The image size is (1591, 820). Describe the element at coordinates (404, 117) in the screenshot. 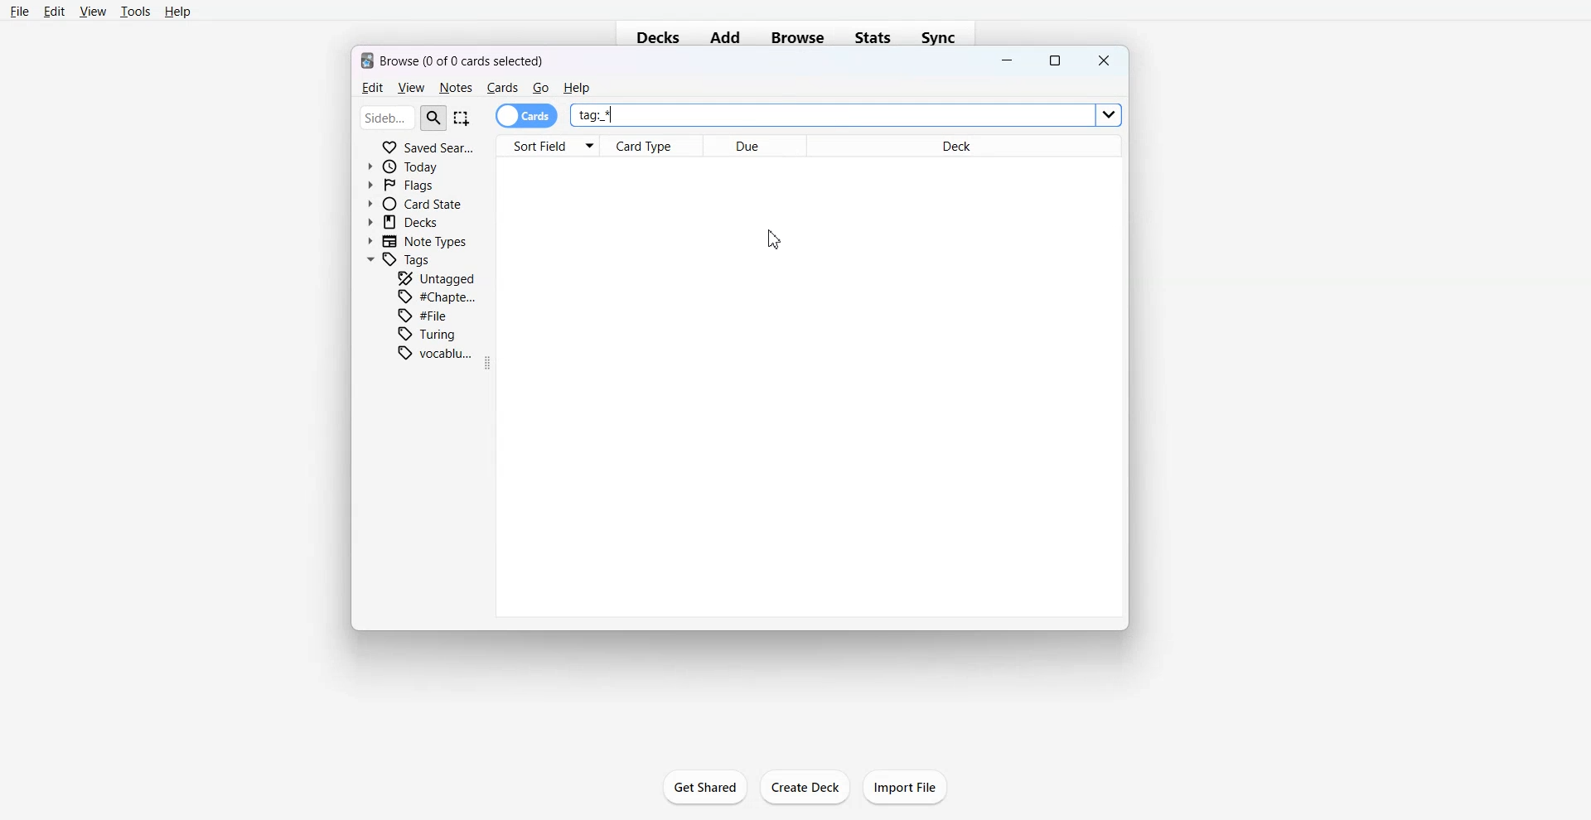

I see `Search Bar` at that location.